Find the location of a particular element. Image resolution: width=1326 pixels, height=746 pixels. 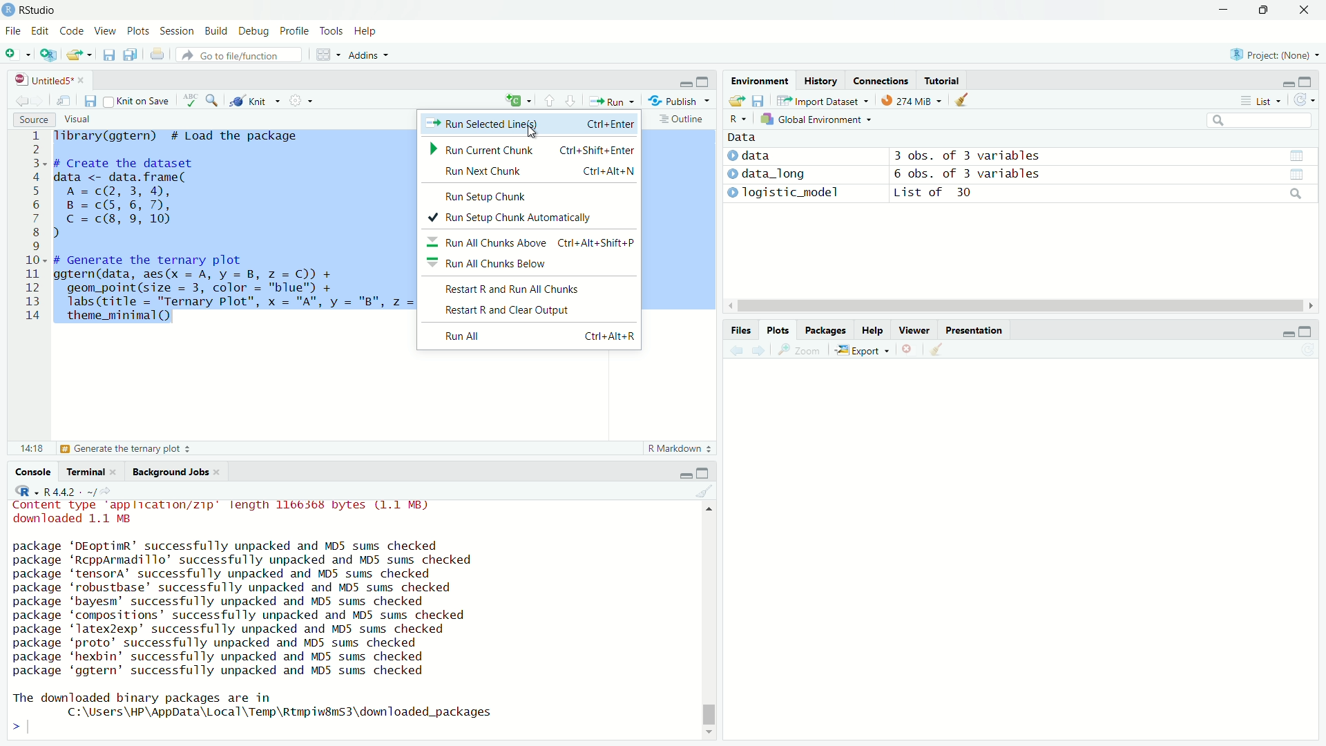

Code is located at coordinates (69, 31).